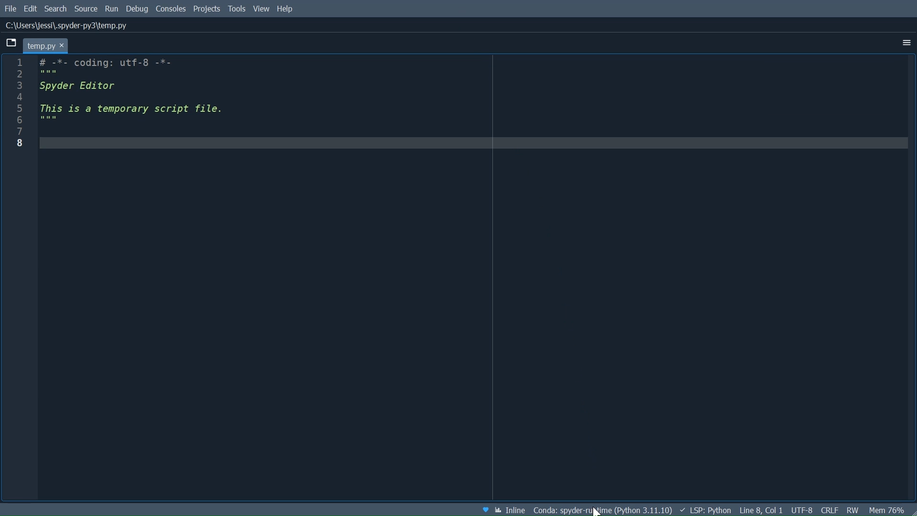 The width and height of the screenshot is (917, 516). I want to click on Cursor Position, so click(762, 510).